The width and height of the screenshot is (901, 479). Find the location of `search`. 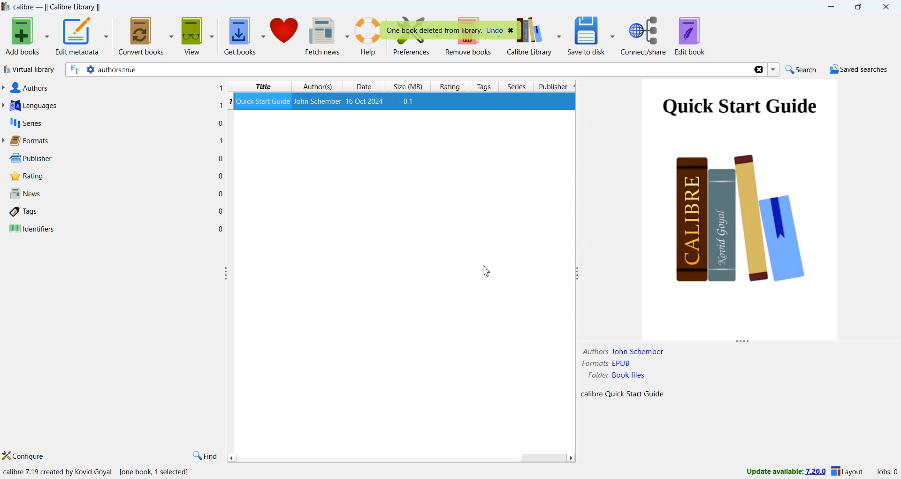

search is located at coordinates (799, 69).